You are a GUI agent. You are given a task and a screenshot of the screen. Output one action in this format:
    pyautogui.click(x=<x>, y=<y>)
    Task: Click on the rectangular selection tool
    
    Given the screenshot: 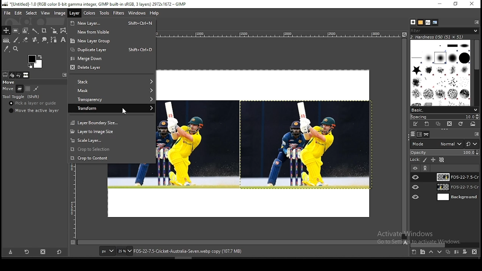 What is the action you would take?
    pyautogui.click(x=15, y=30)
    